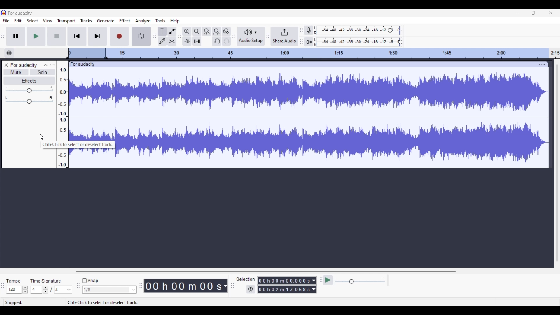 Image resolution: width=560 pixels, height=315 pixels. Describe the element at coordinates (187, 41) in the screenshot. I see `Trim audio outside selection` at that location.